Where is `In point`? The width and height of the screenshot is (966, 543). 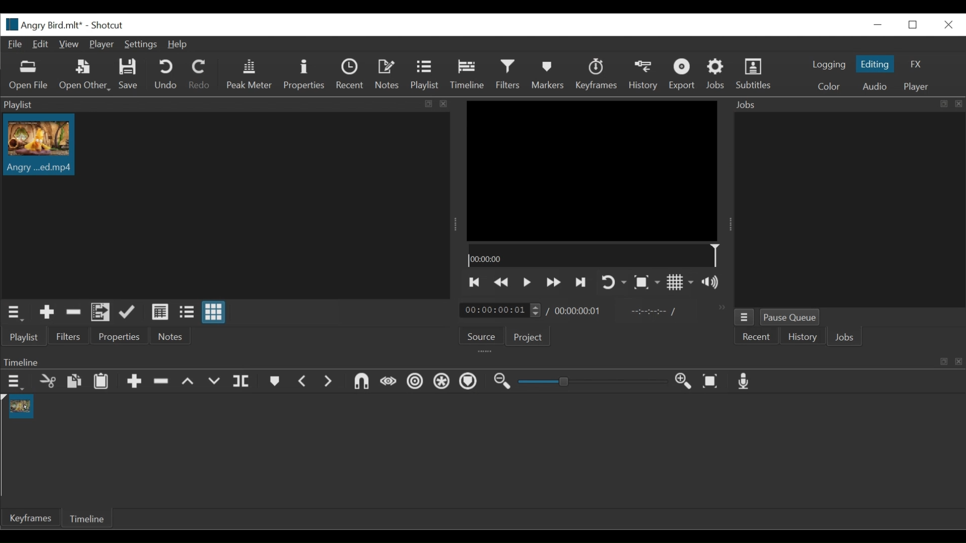
In point is located at coordinates (653, 312).